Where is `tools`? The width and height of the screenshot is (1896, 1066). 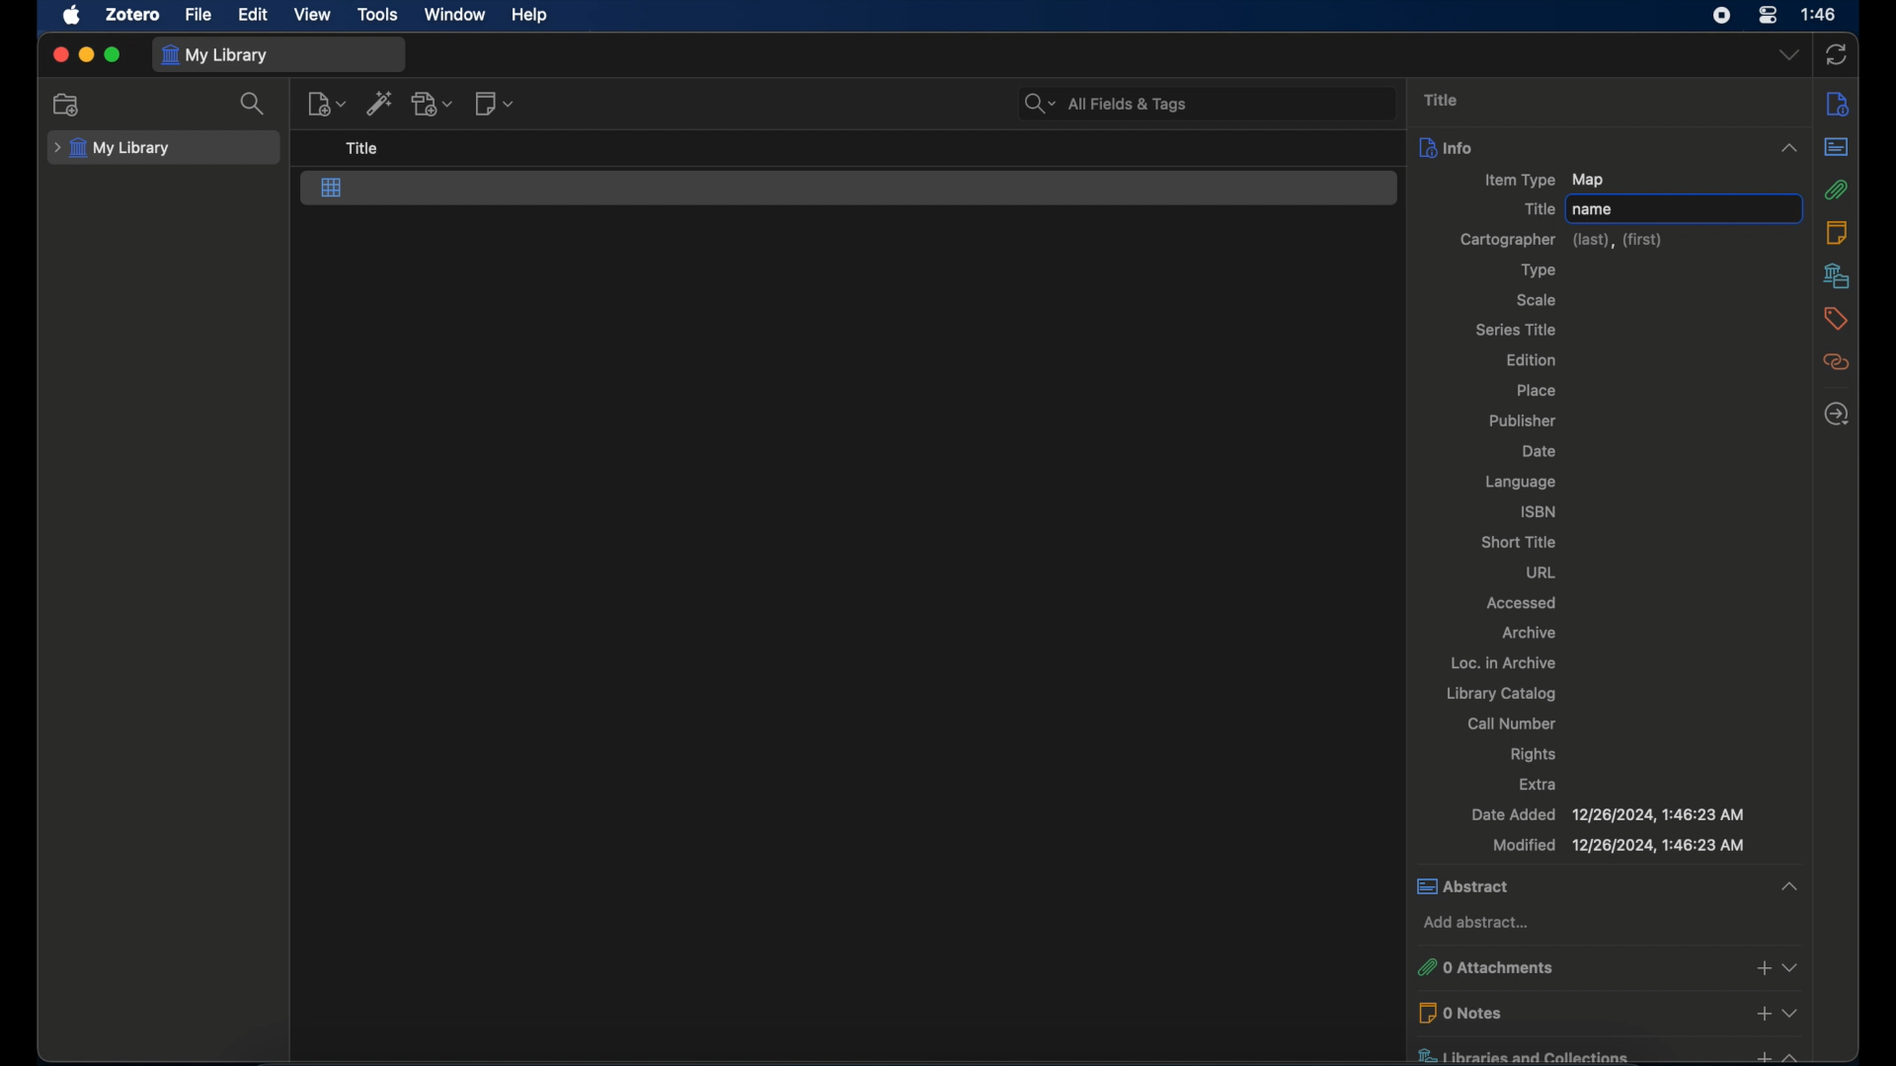
tools is located at coordinates (377, 13).